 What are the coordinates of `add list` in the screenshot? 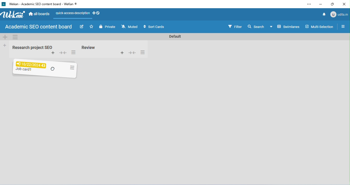 It's located at (5, 45).